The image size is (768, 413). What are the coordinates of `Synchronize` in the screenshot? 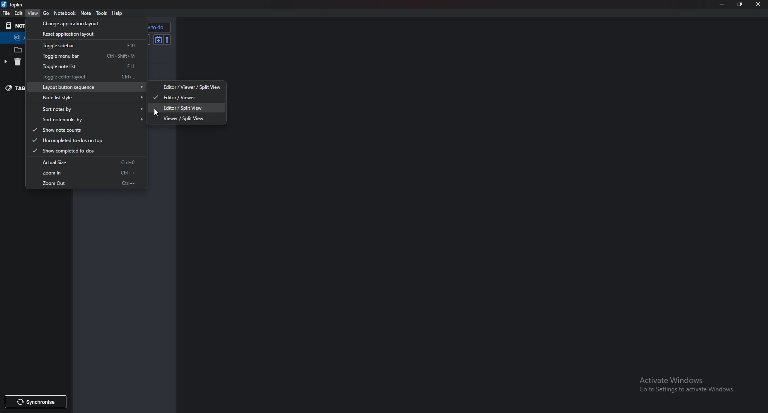 It's located at (34, 402).